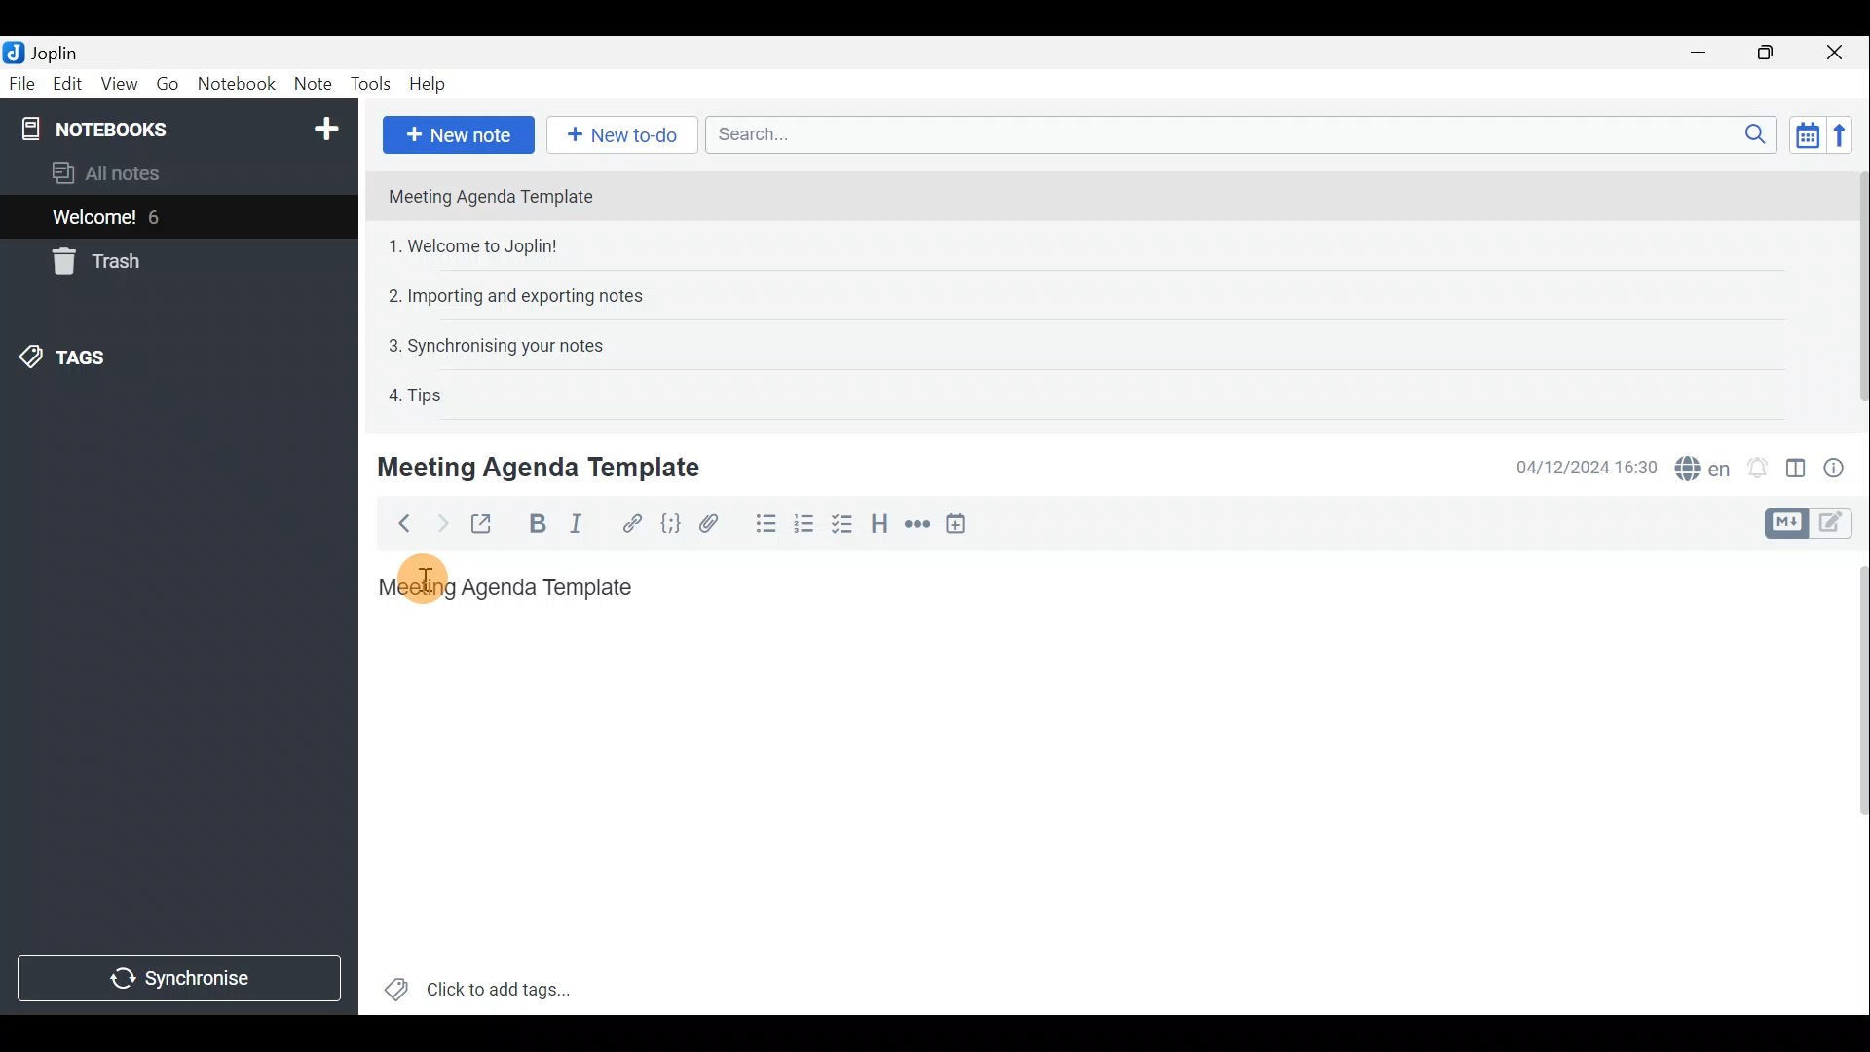 The image size is (1870, 1052). I want to click on Trash, so click(93, 261).